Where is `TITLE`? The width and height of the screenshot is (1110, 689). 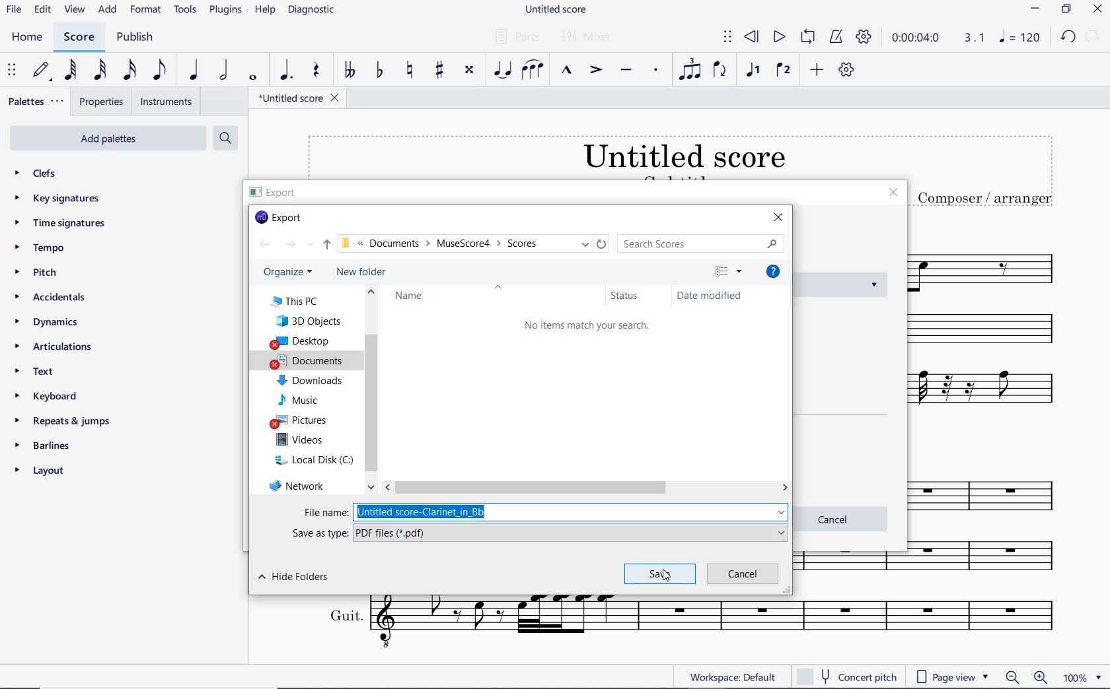
TITLE is located at coordinates (602, 156).